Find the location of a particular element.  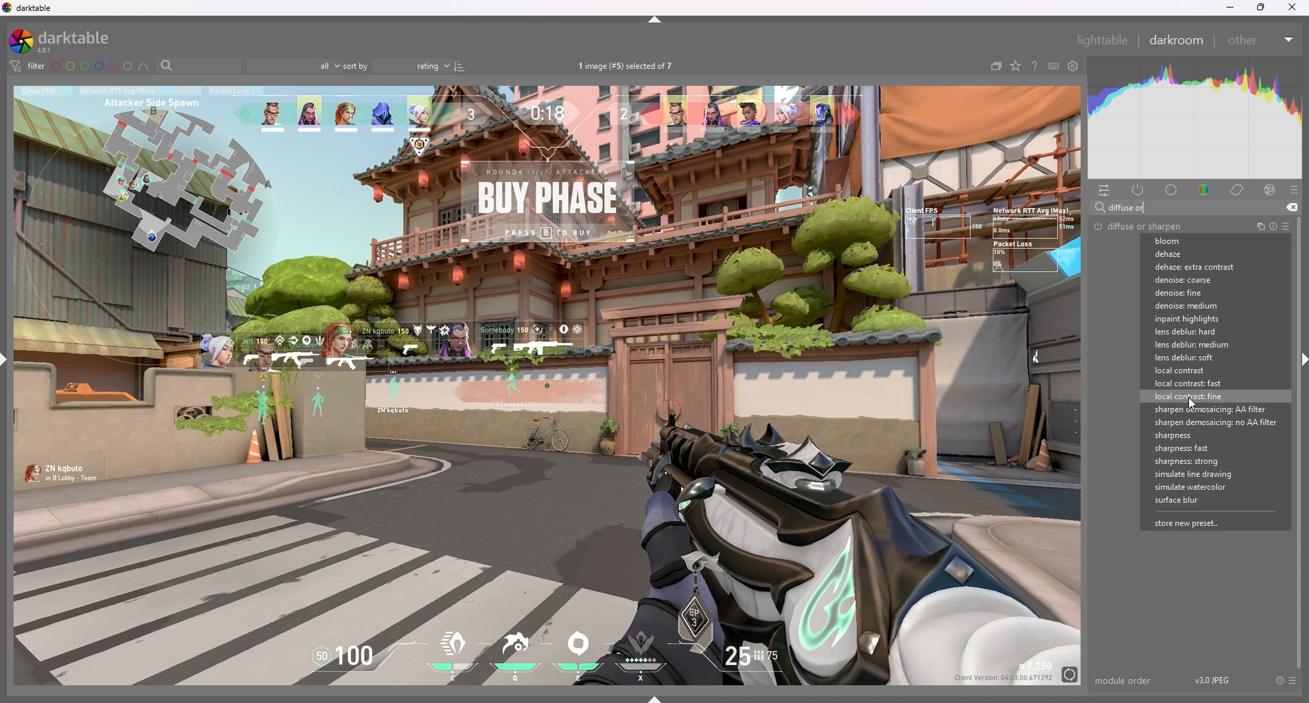

correct is located at coordinates (1238, 189).